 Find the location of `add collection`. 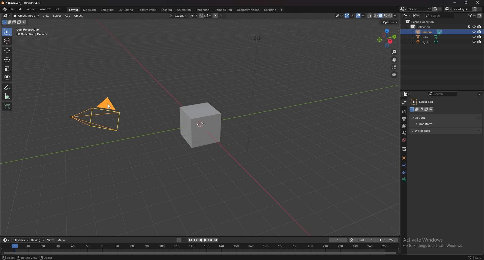

add collection is located at coordinates (480, 15).